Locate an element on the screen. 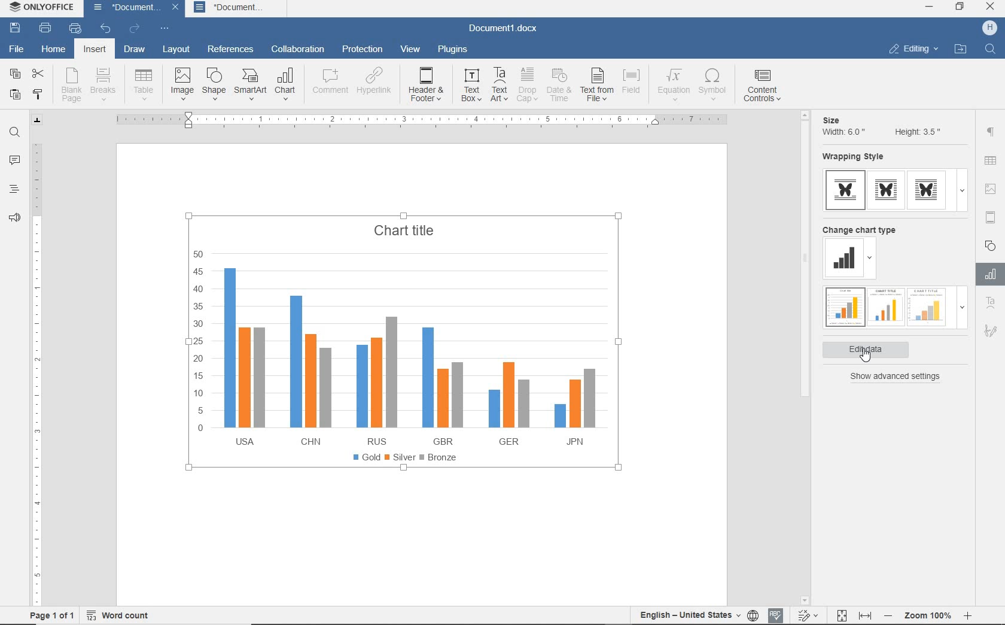  table is located at coordinates (144, 84).